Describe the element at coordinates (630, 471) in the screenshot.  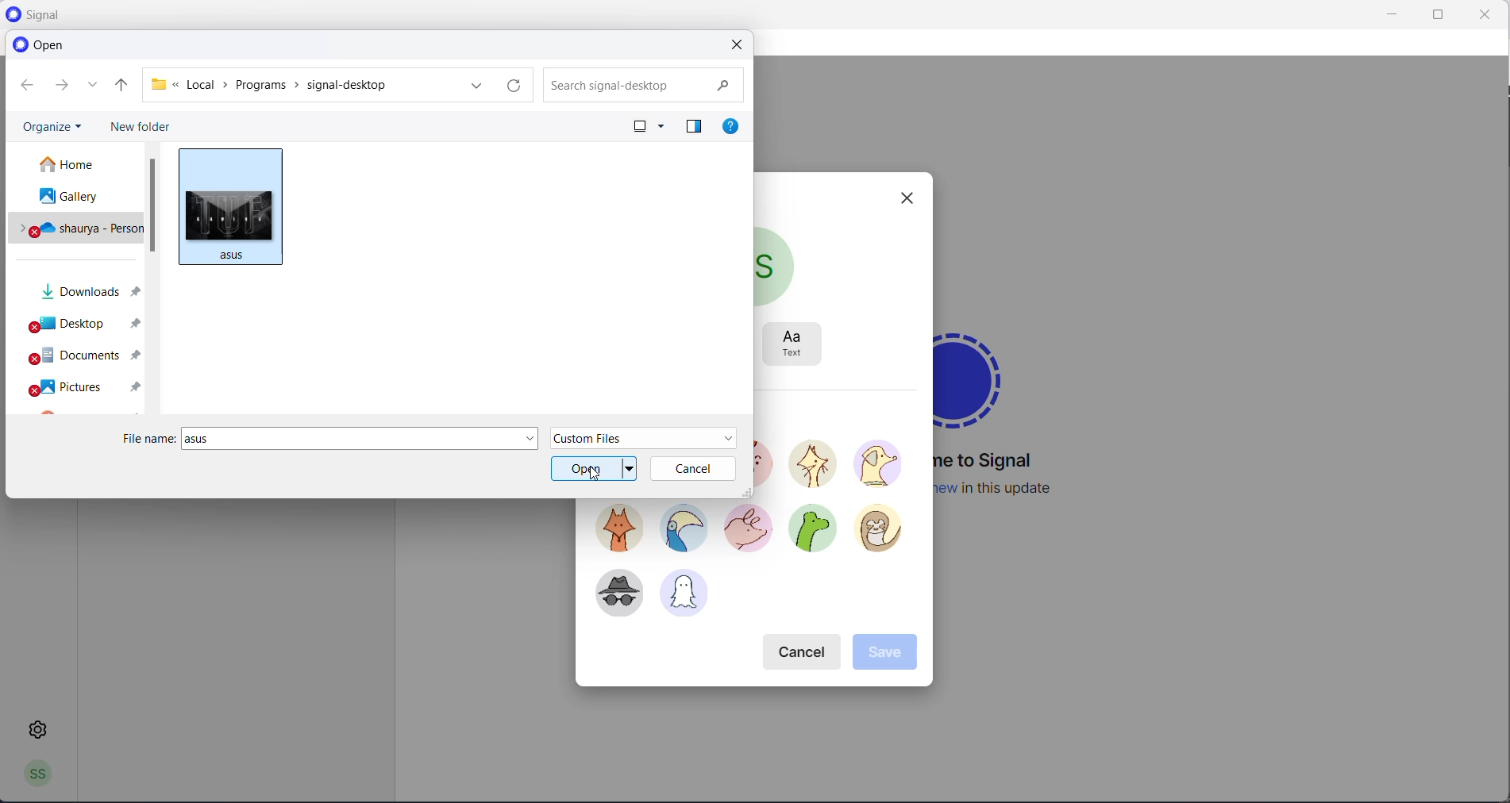
I see `open dropdown` at that location.